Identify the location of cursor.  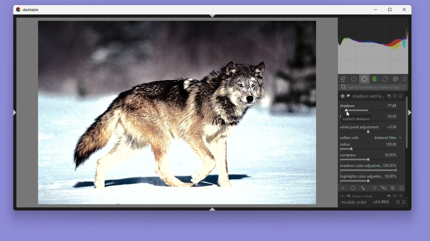
(348, 115).